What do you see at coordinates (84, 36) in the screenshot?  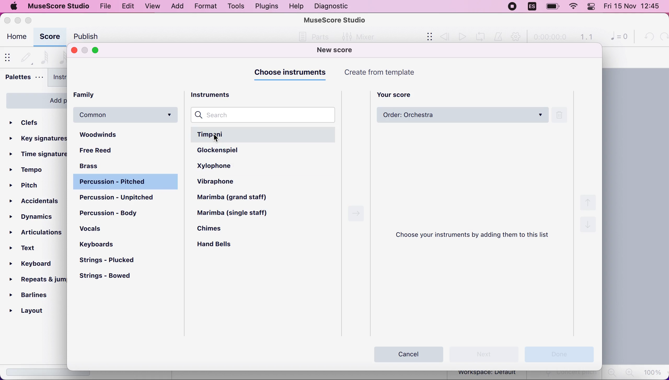 I see `publish` at bounding box center [84, 36].